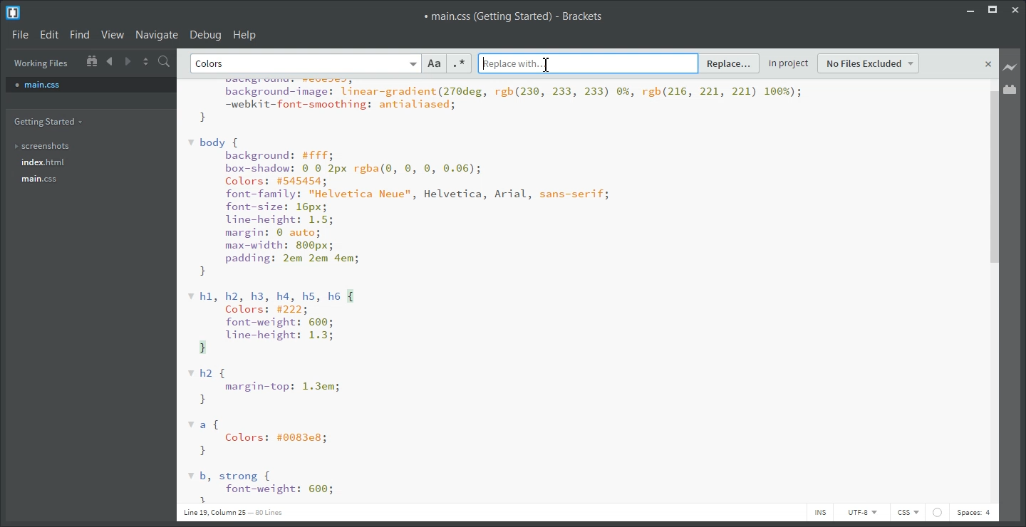 The width and height of the screenshot is (1026, 527). What do you see at coordinates (549, 64) in the screenshot?
I see `cursor` at bounding box center [549, 64].